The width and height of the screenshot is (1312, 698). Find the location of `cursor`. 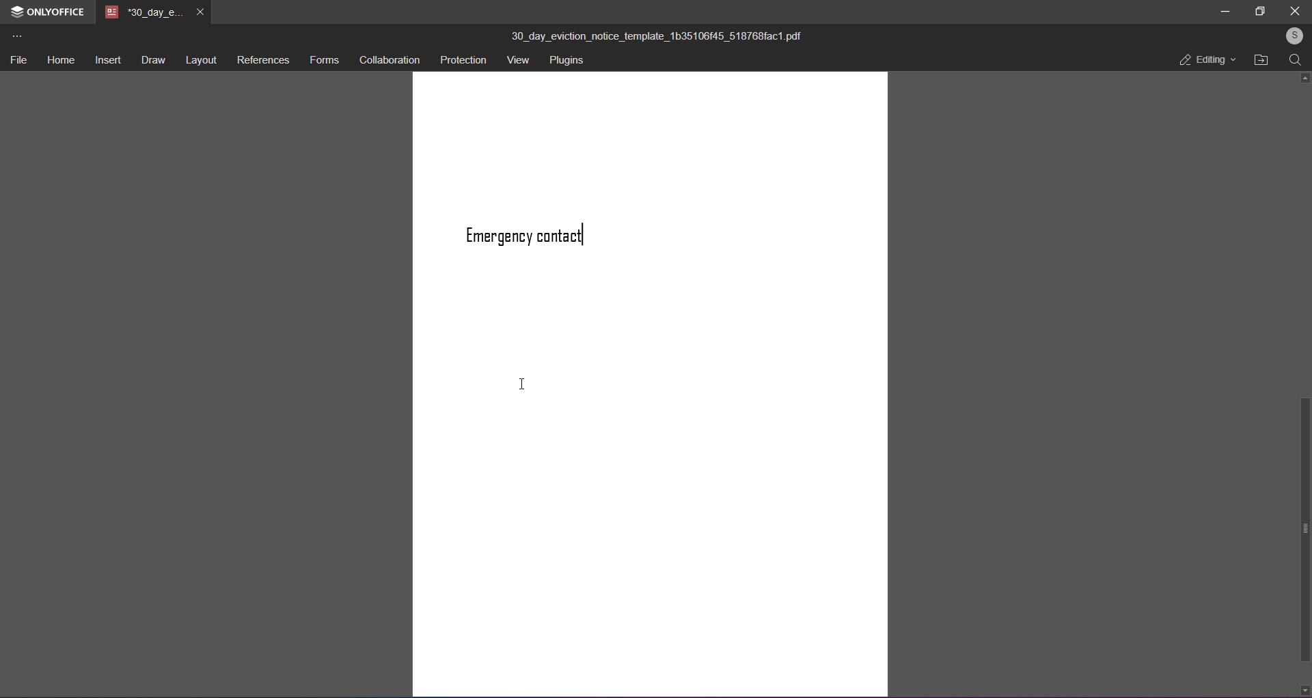

cursor is located at coordinates (521, 384).